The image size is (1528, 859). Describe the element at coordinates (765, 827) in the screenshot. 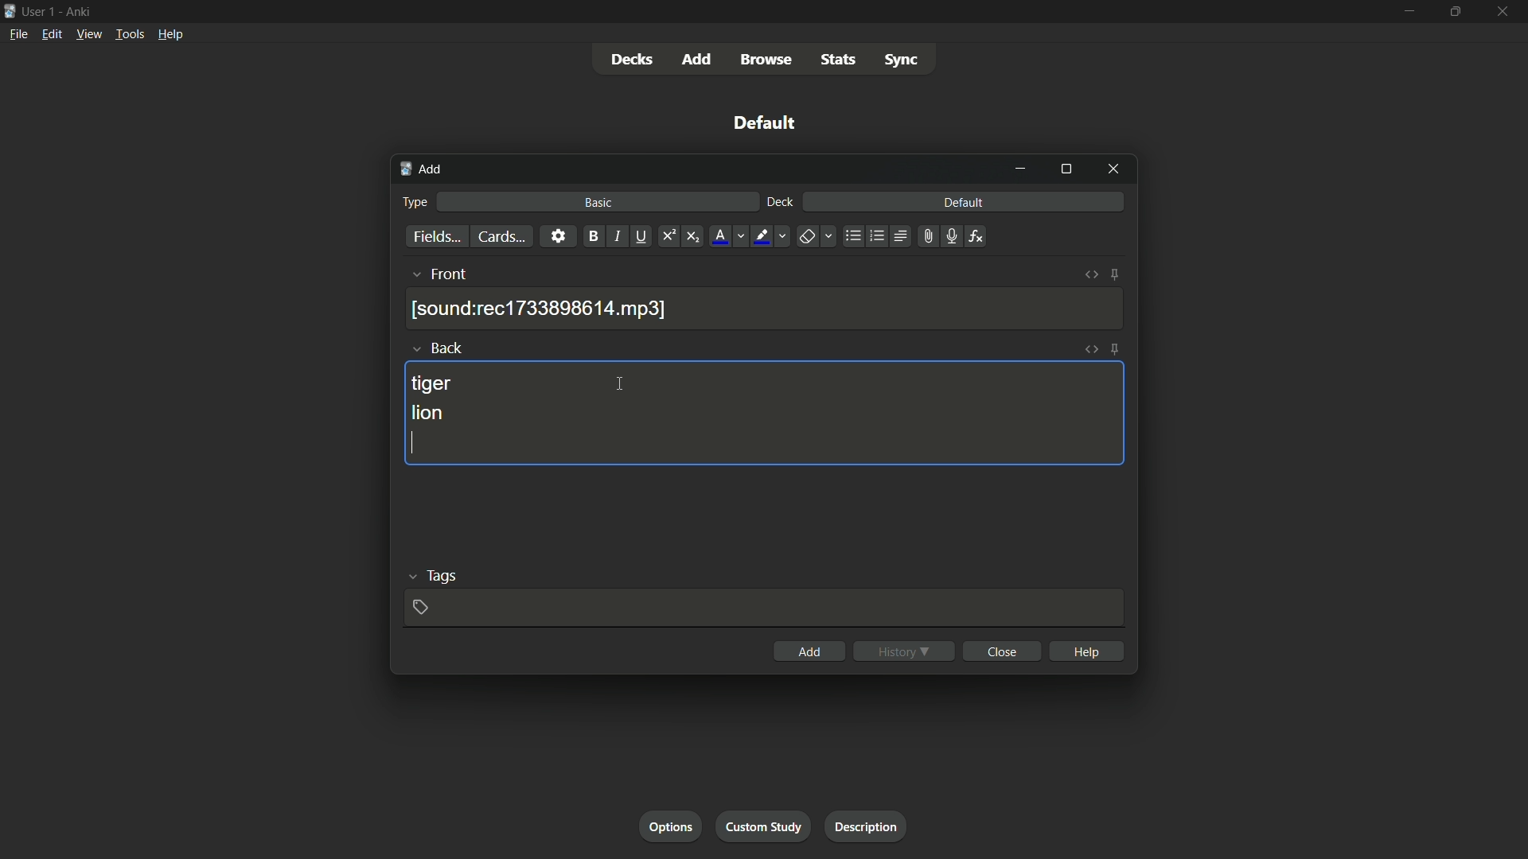

I see `custom study` at that location.